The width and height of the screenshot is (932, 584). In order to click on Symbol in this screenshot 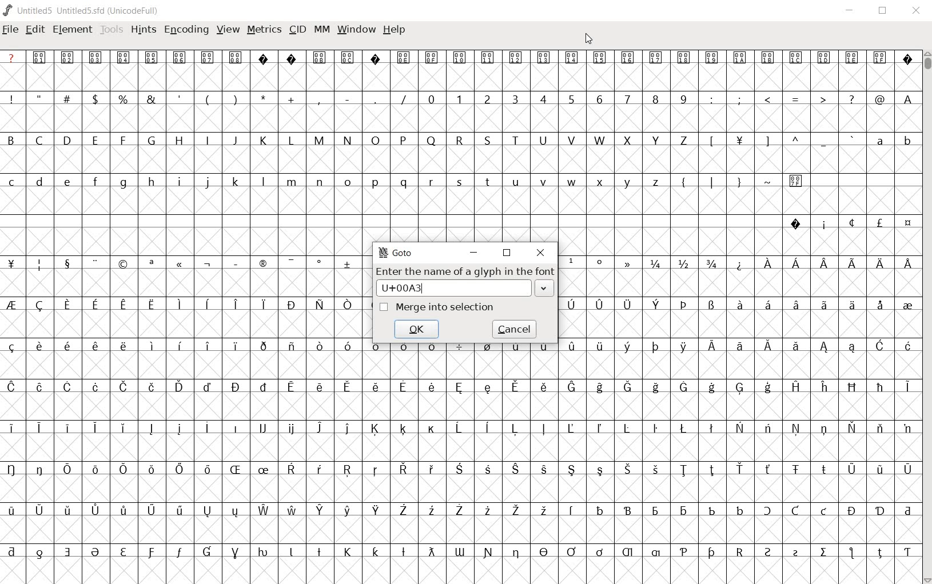, I will do `click(907, 305)`.